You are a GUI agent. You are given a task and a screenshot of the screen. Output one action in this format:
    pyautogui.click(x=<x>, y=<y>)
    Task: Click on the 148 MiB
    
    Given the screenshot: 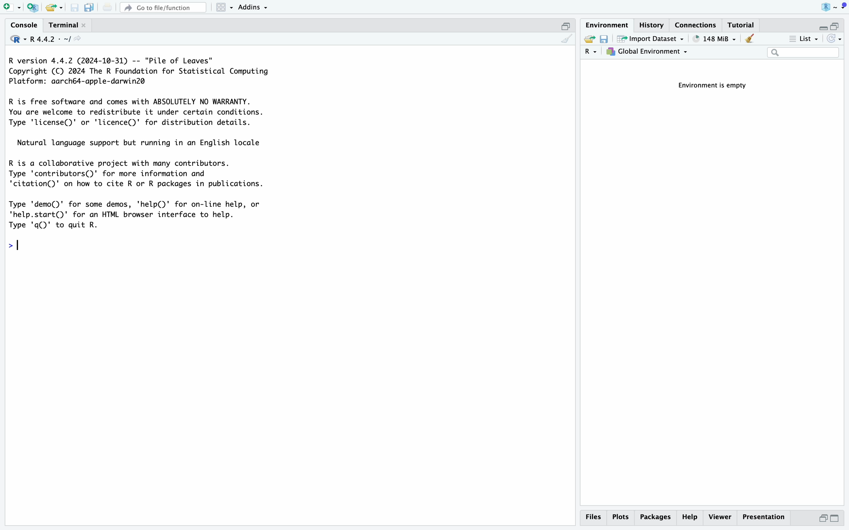 What is the action you would take?
    pyautogui.click(x=714, y=39)
    